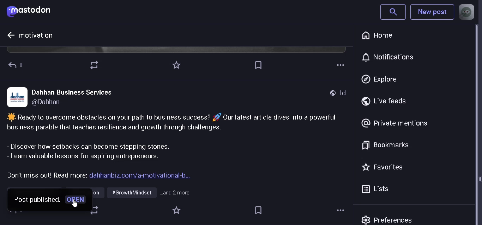  Describe the element at coordinates (7, 35) in the screenshot. I see `Back` at that location.